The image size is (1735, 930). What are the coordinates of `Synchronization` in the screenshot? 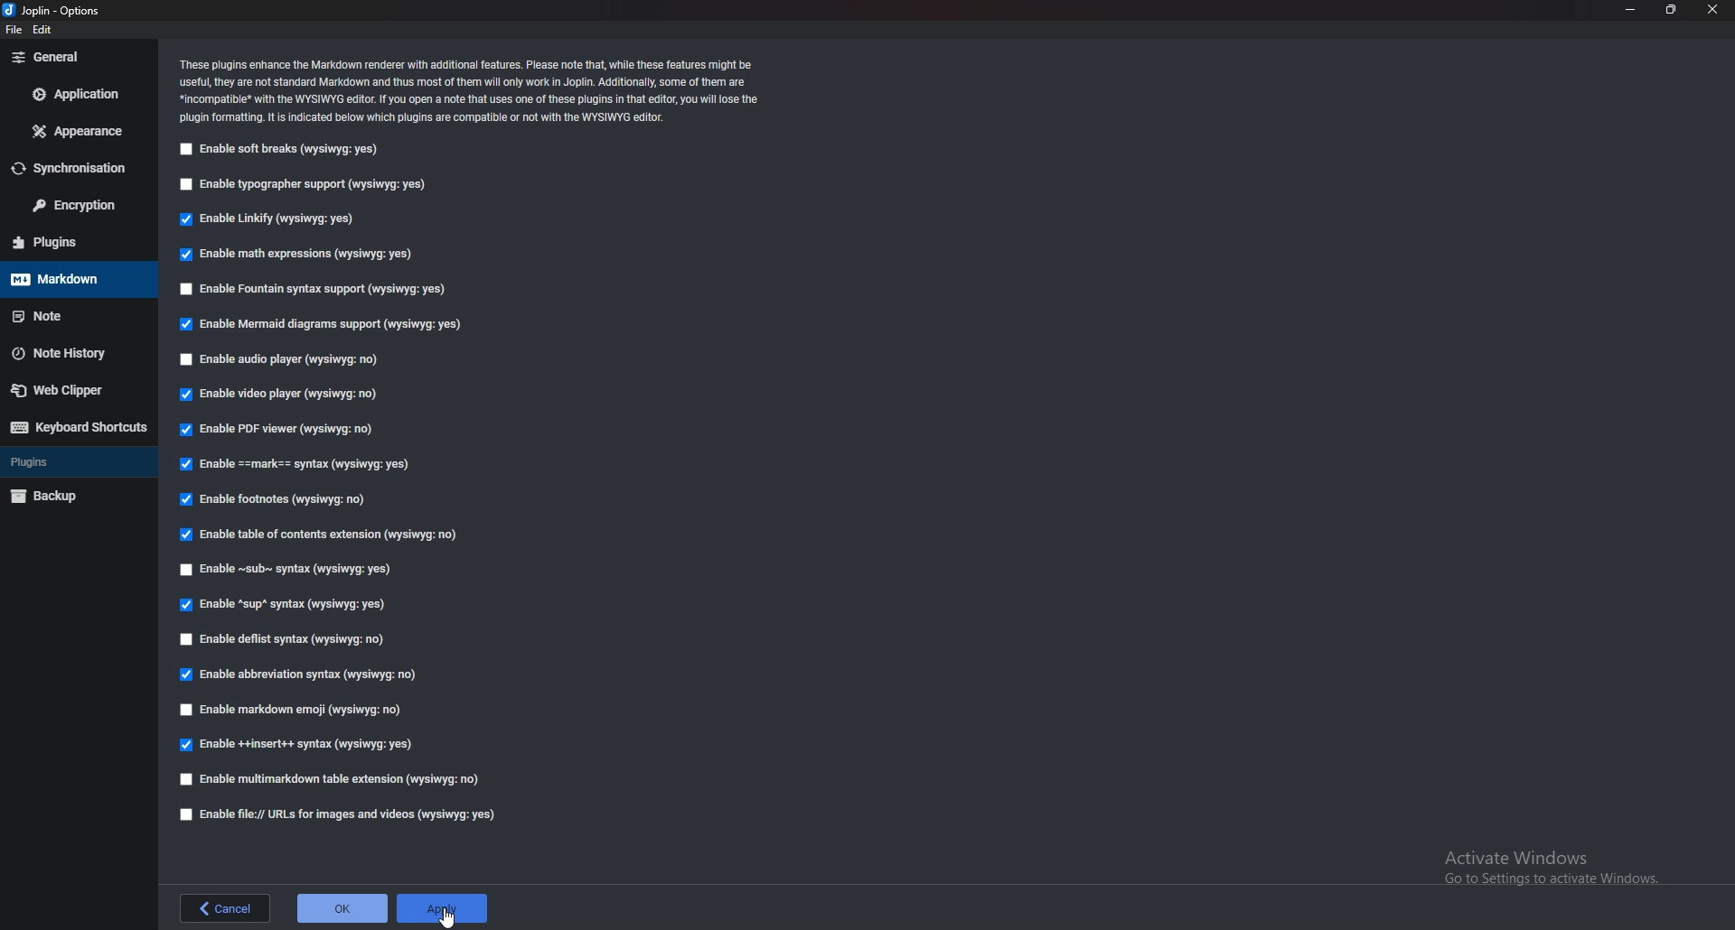 It's located at (74, 167).